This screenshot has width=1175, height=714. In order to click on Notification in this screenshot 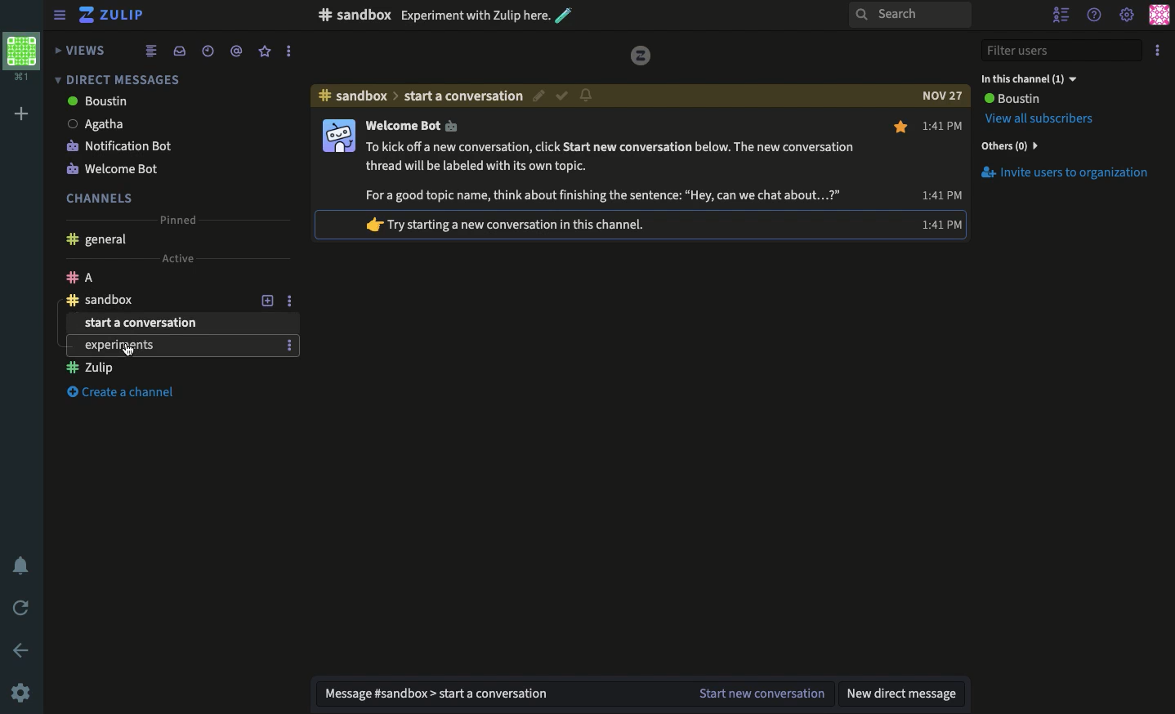, I will do `click(586, 94)`.